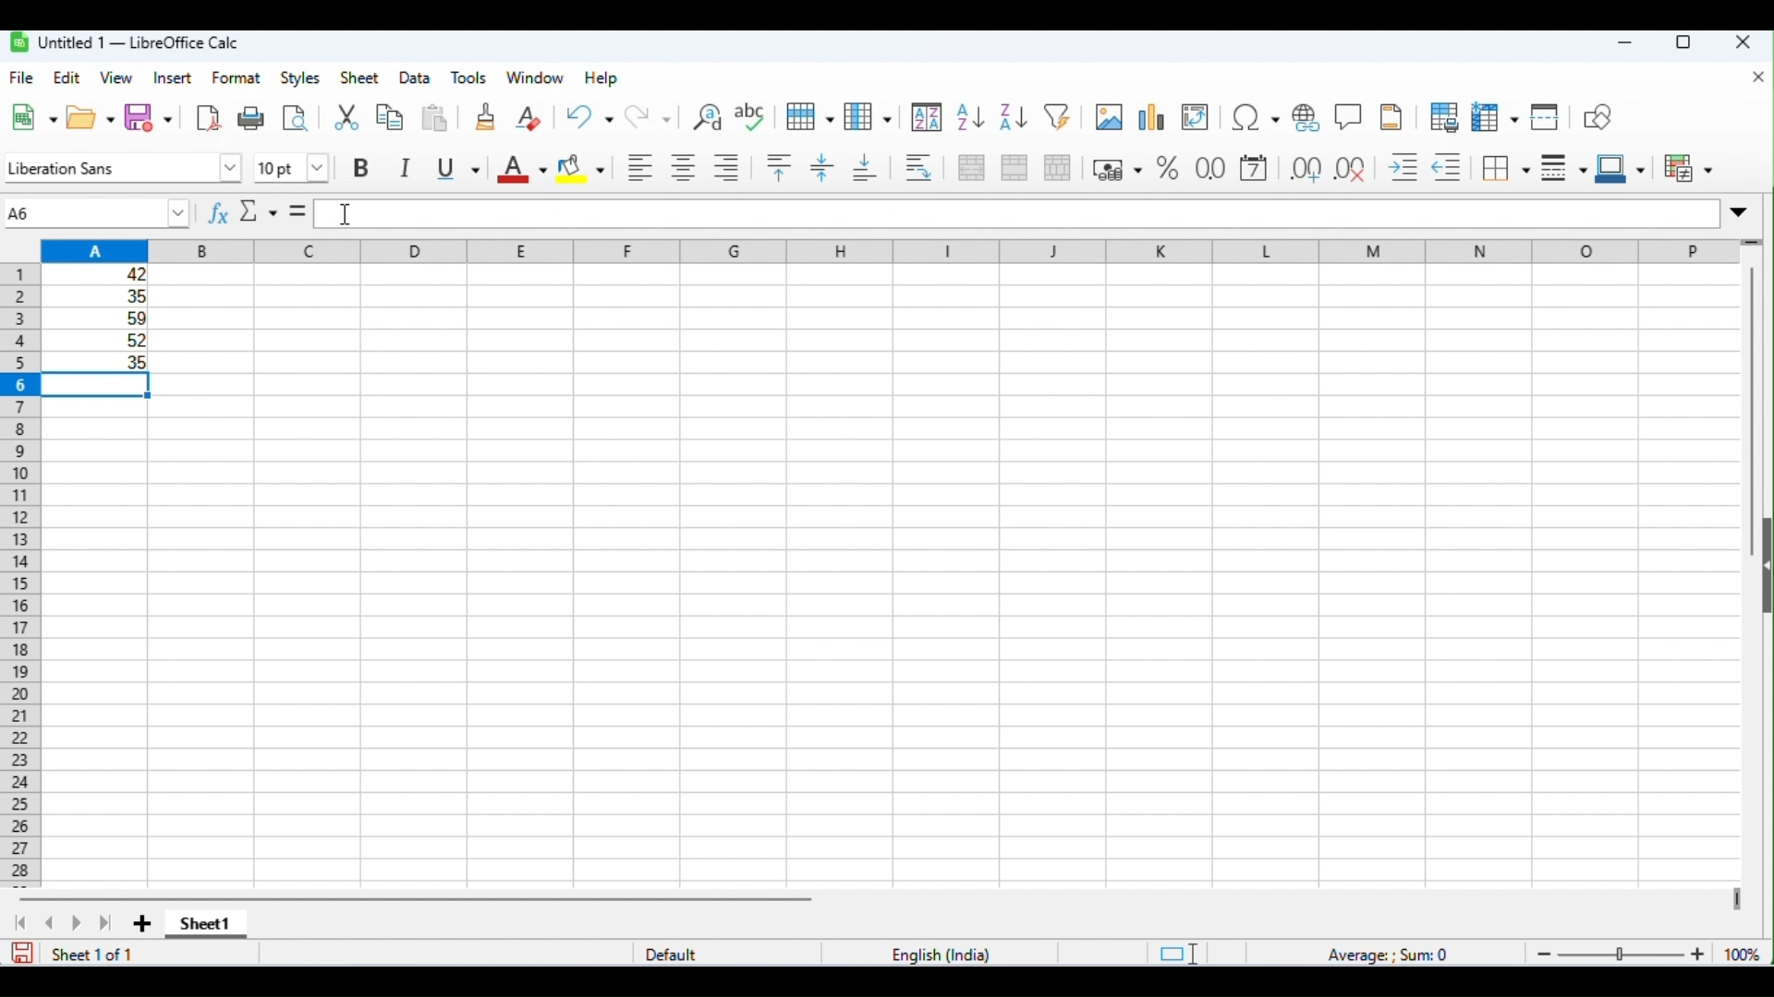 The width and height of the screenshot is (1774, 997). What do you see at coordinates (253, 211) in the screenshot?
I see `reject` at bounding box center [253, 211].